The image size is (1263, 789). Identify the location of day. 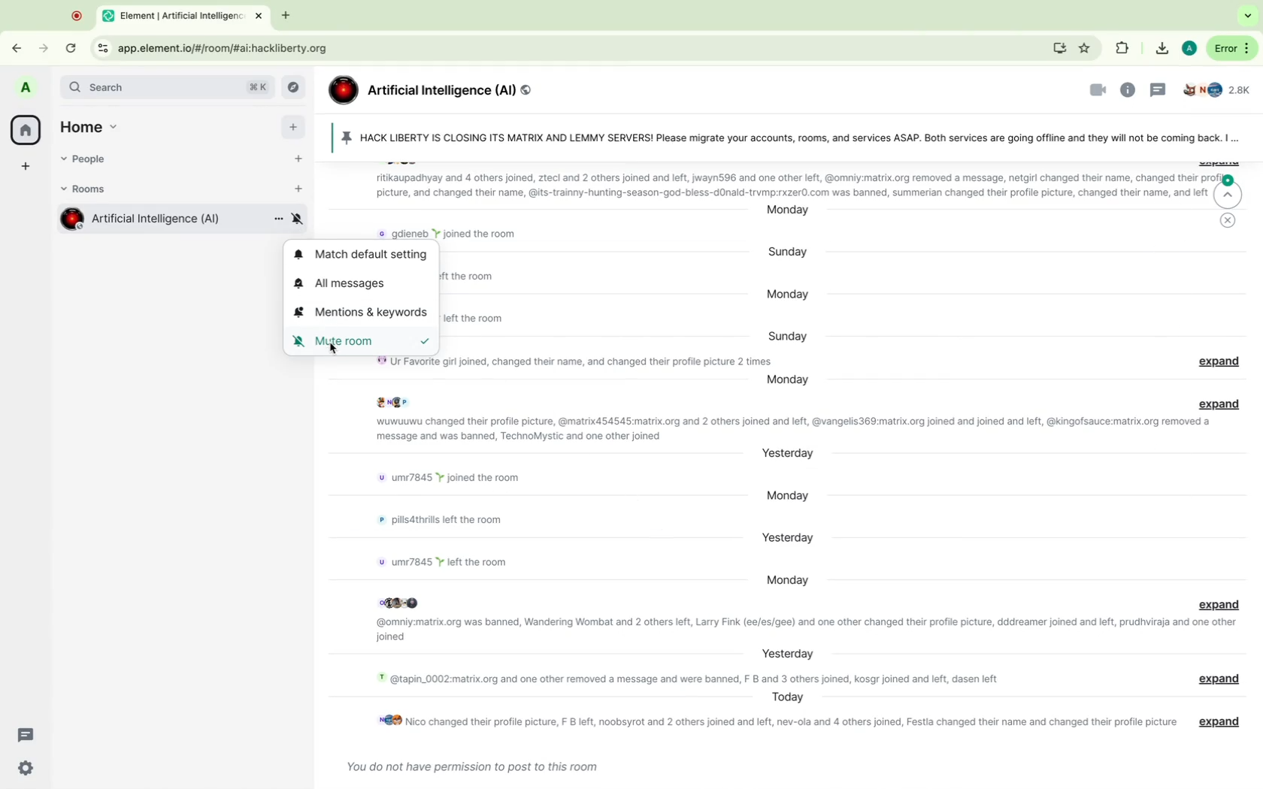
(789, 213).